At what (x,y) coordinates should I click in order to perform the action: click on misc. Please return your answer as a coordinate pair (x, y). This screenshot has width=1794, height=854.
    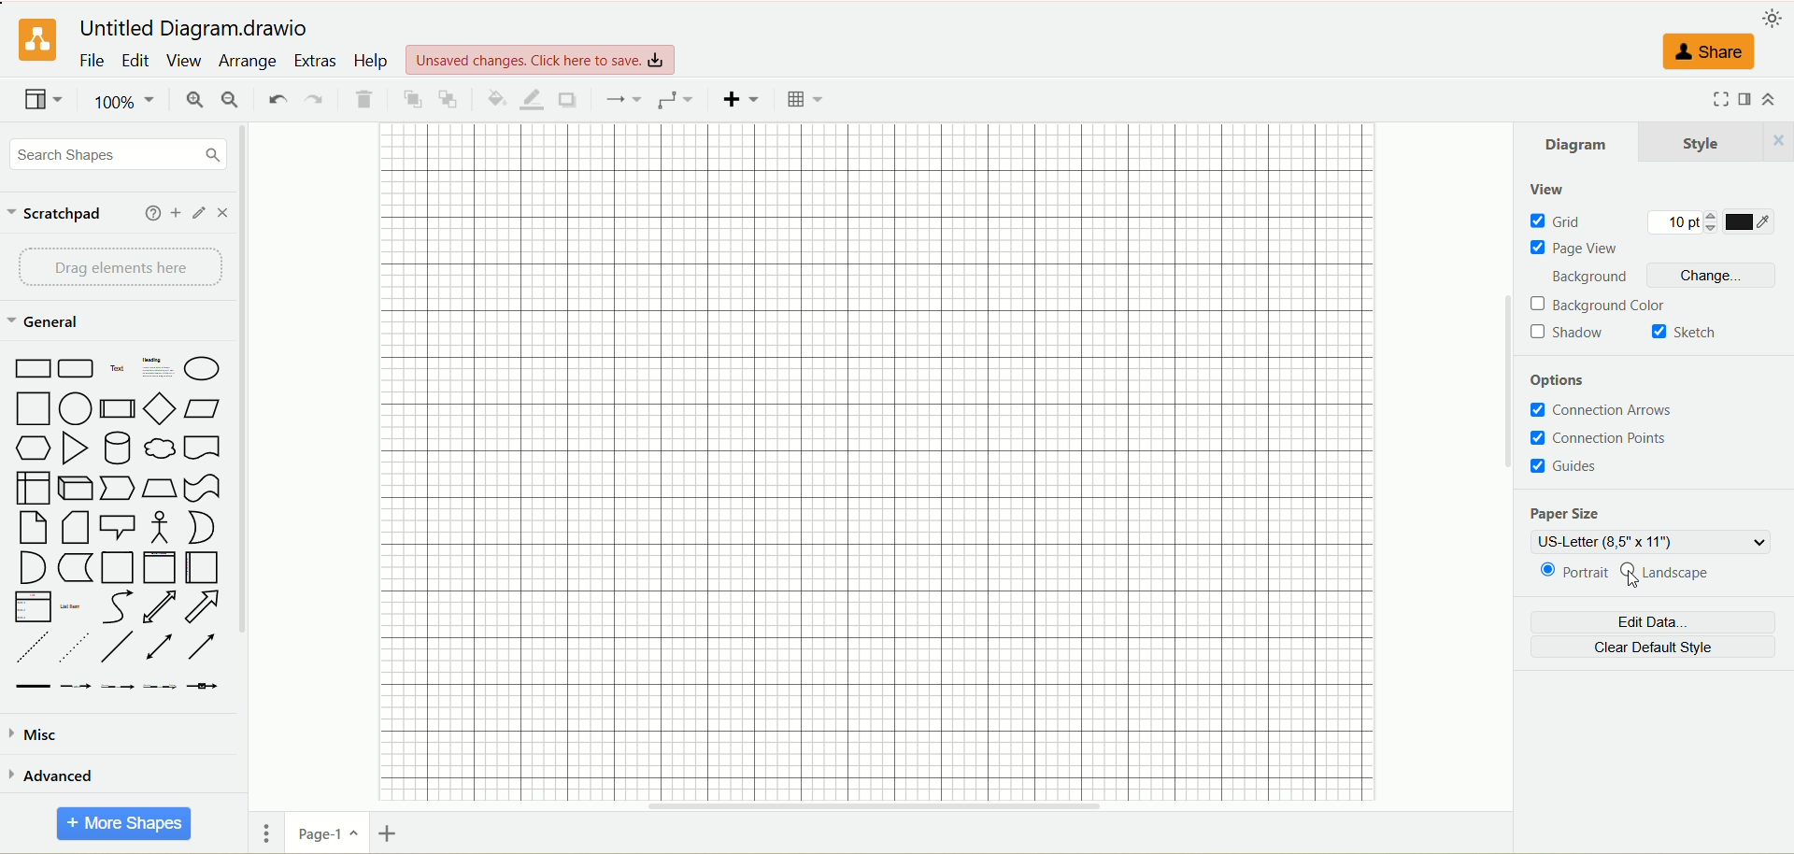
    Looking at the image, I should click on (40, 735).